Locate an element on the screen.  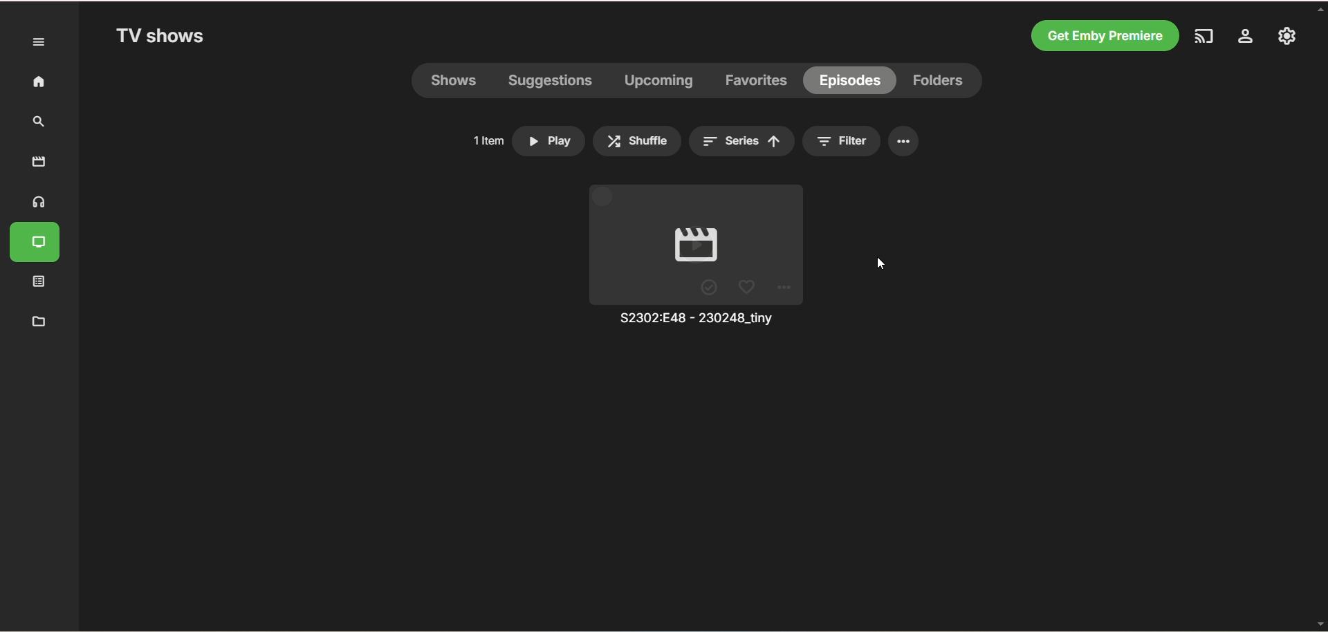
> Shuffle is located at coordinates (644, 140).